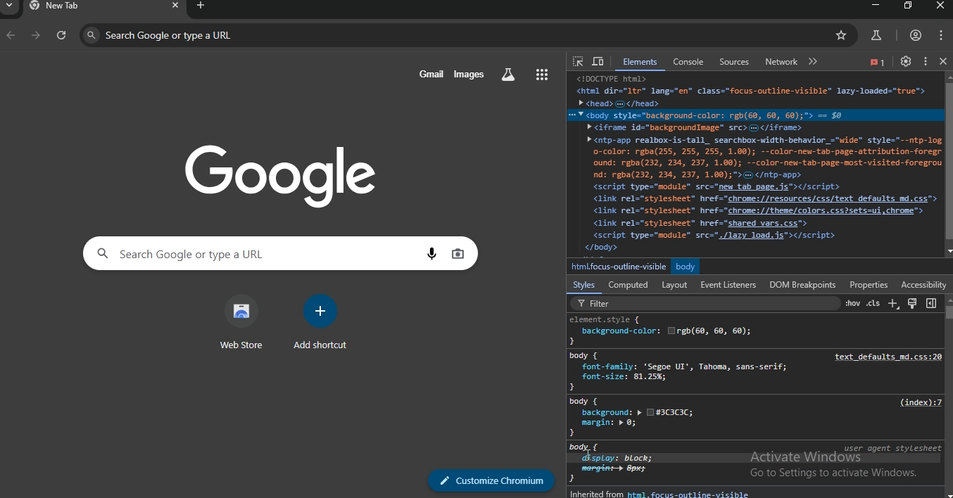  What do you see at coordinates (738, 62) in the screenshot?
I see `sources` at bounding box center [738, 62].